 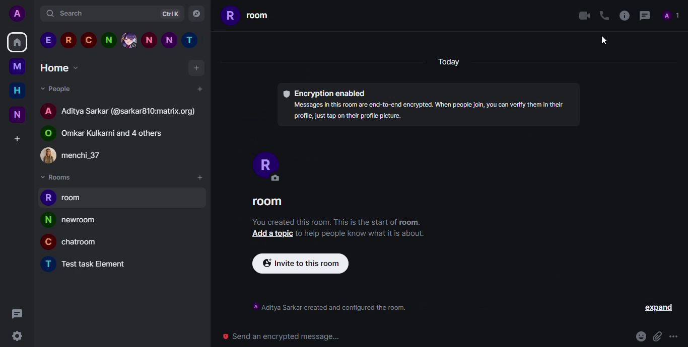 What do you see at coordinates (108, 40) in the screenshot?
I see `people 4` at bounding box center [108, 40].